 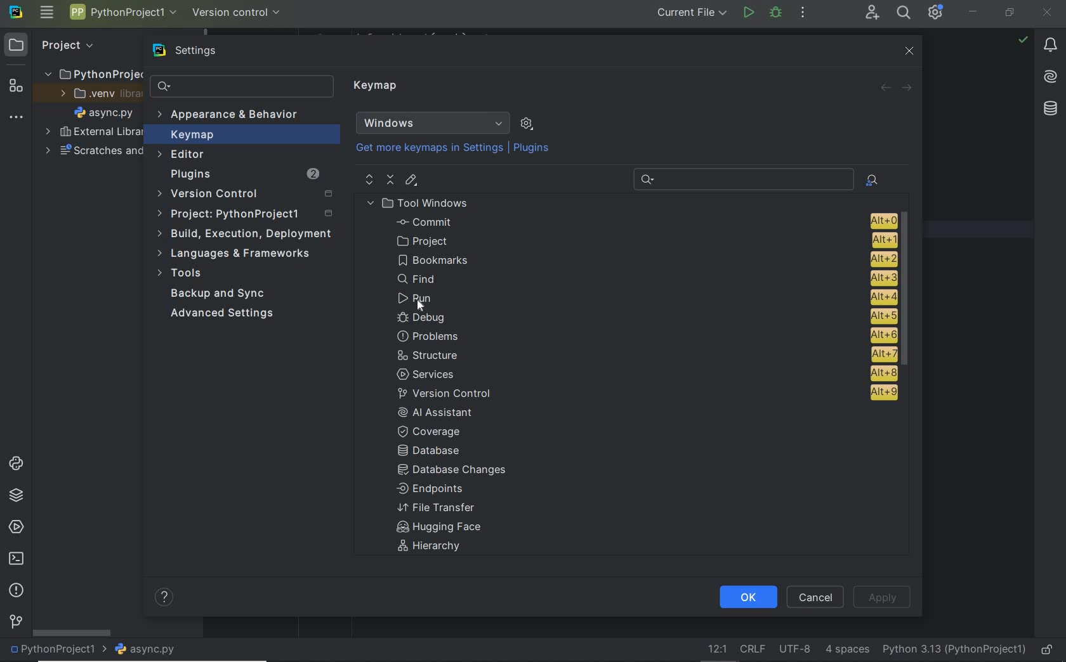 I want to click on Hierarchy, so click(x=436, y=548).